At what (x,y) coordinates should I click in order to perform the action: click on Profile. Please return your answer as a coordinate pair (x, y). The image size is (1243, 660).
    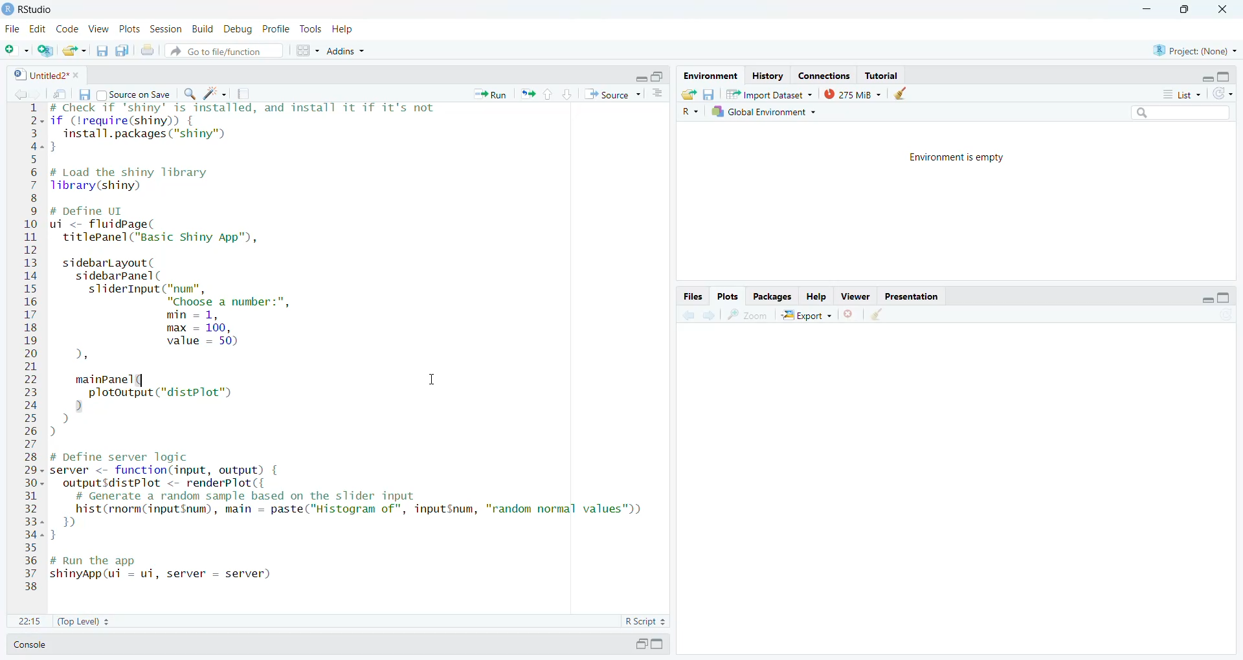
    Looking at the image, I should click on (276, 29).